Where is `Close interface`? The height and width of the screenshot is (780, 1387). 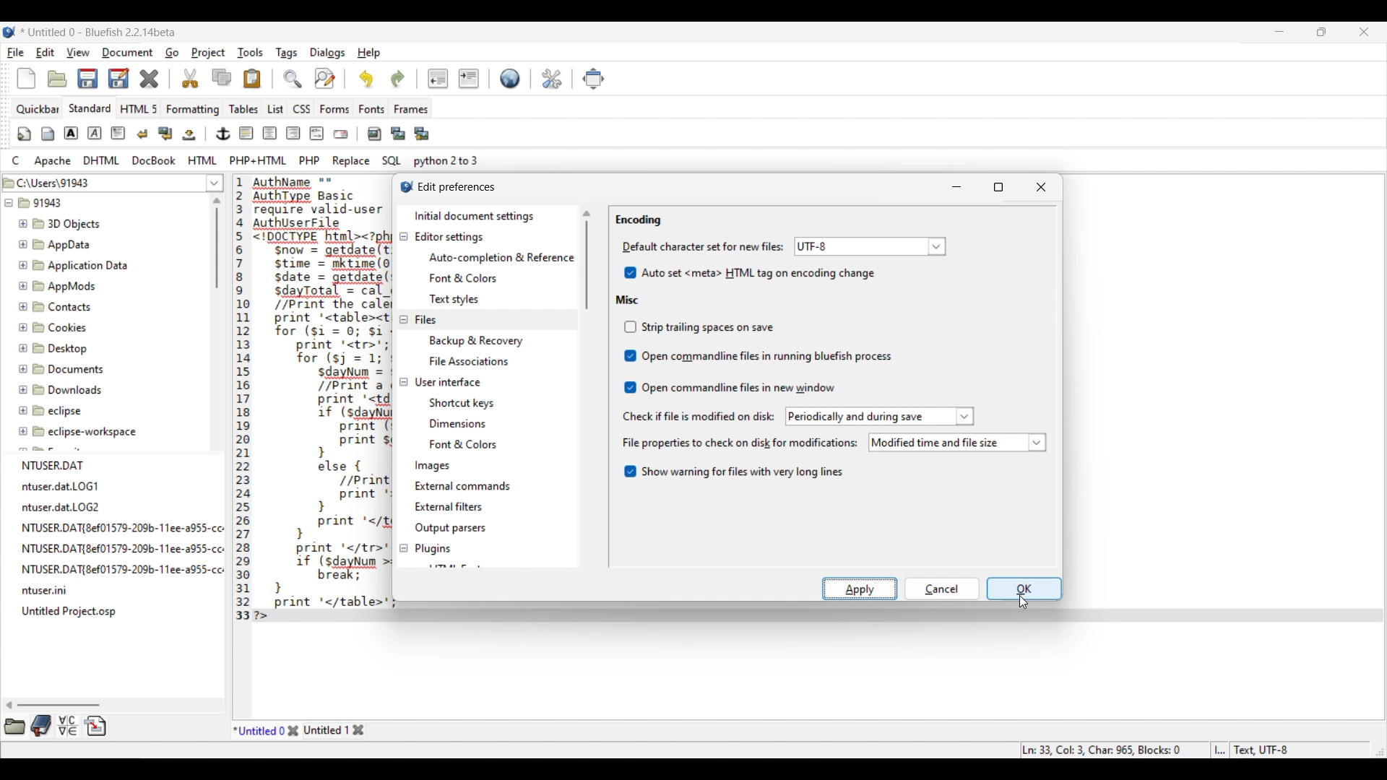
Close interface is located at coordinates (1364, 32).